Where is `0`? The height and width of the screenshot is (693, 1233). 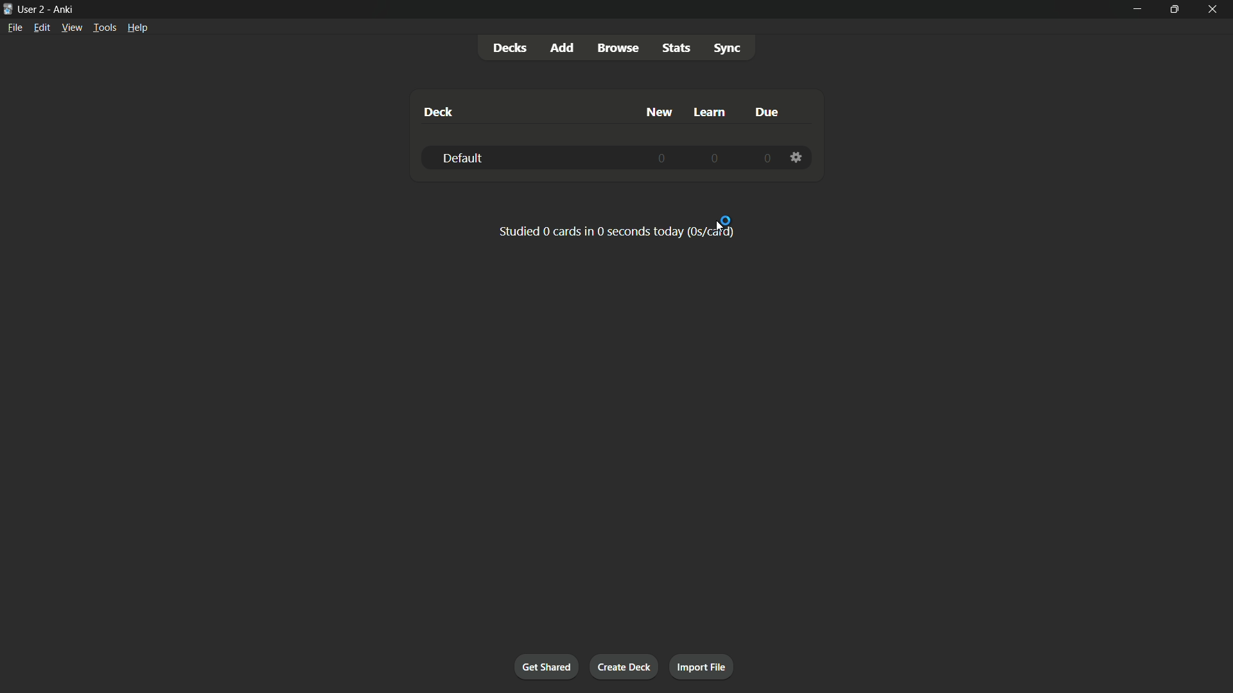
0 is located at coordinates (764, 157).